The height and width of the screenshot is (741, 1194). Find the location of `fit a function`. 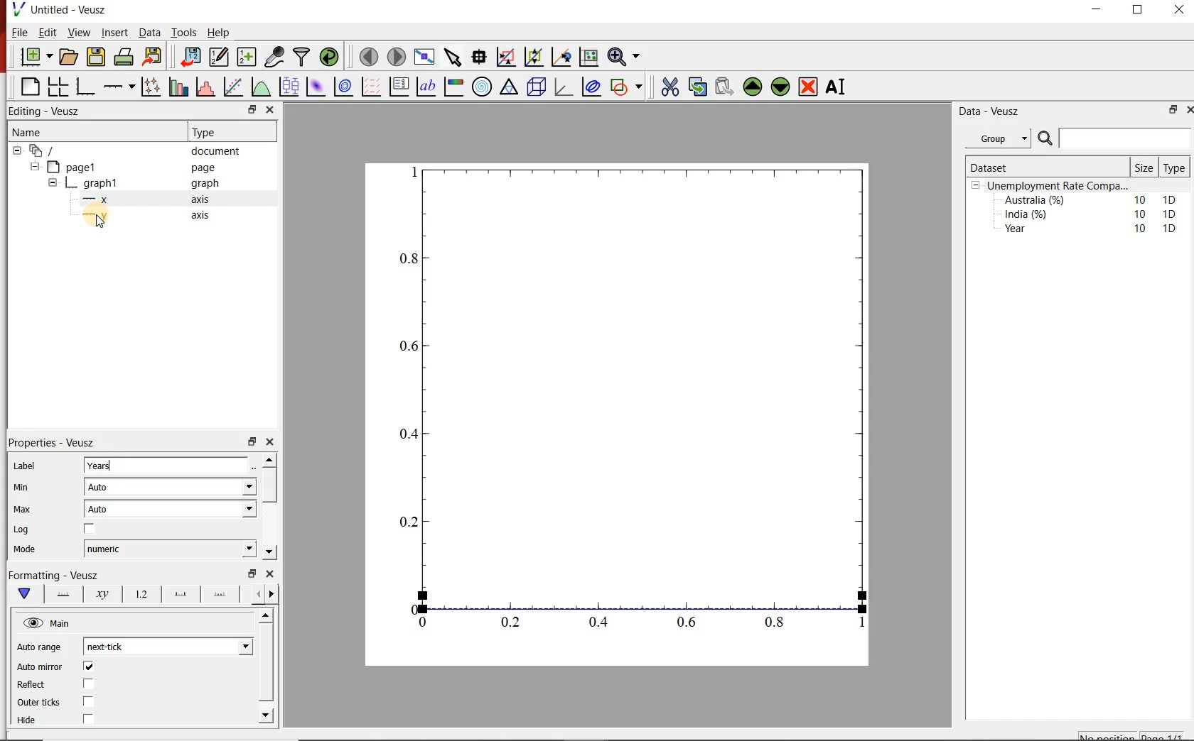

fit a function is located at coordinates (232, 87).